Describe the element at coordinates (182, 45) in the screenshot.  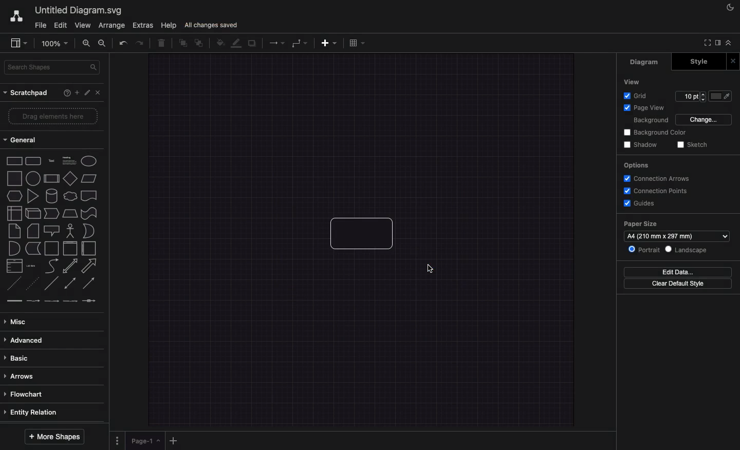
I see `To front` at that location.